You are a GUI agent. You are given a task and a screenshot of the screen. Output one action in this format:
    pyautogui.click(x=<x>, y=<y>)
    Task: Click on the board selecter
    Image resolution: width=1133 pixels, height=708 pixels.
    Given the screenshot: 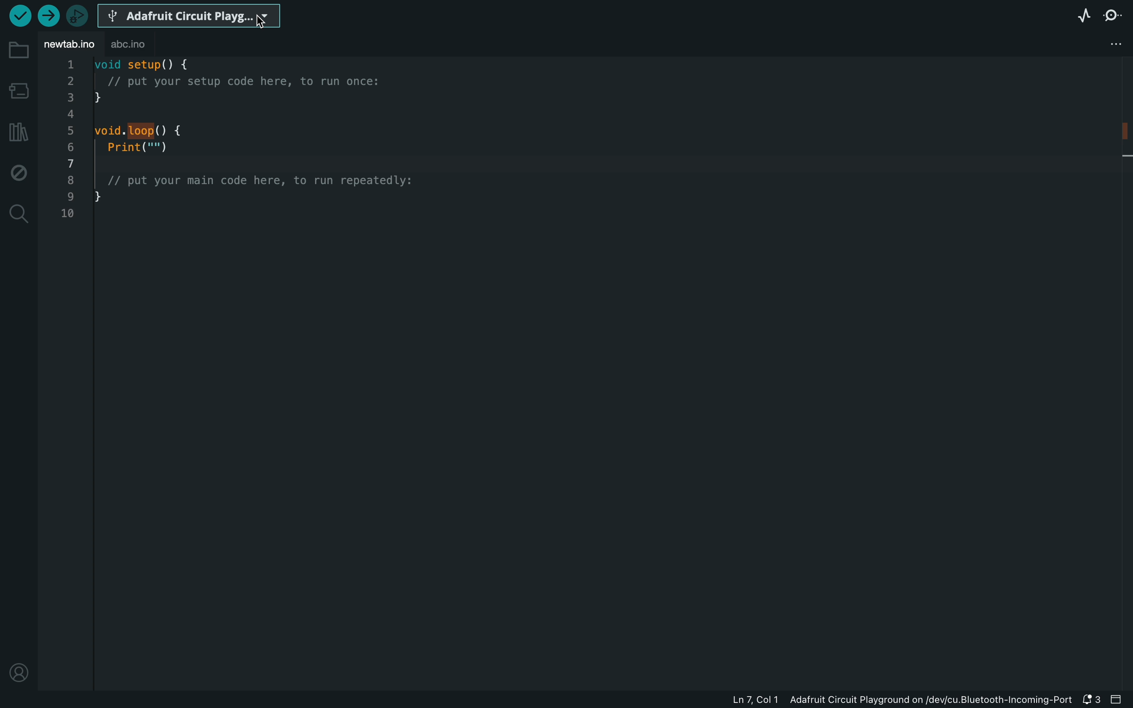 What is the action you would take?
    pyautogui.click(x=190, y=16)
    